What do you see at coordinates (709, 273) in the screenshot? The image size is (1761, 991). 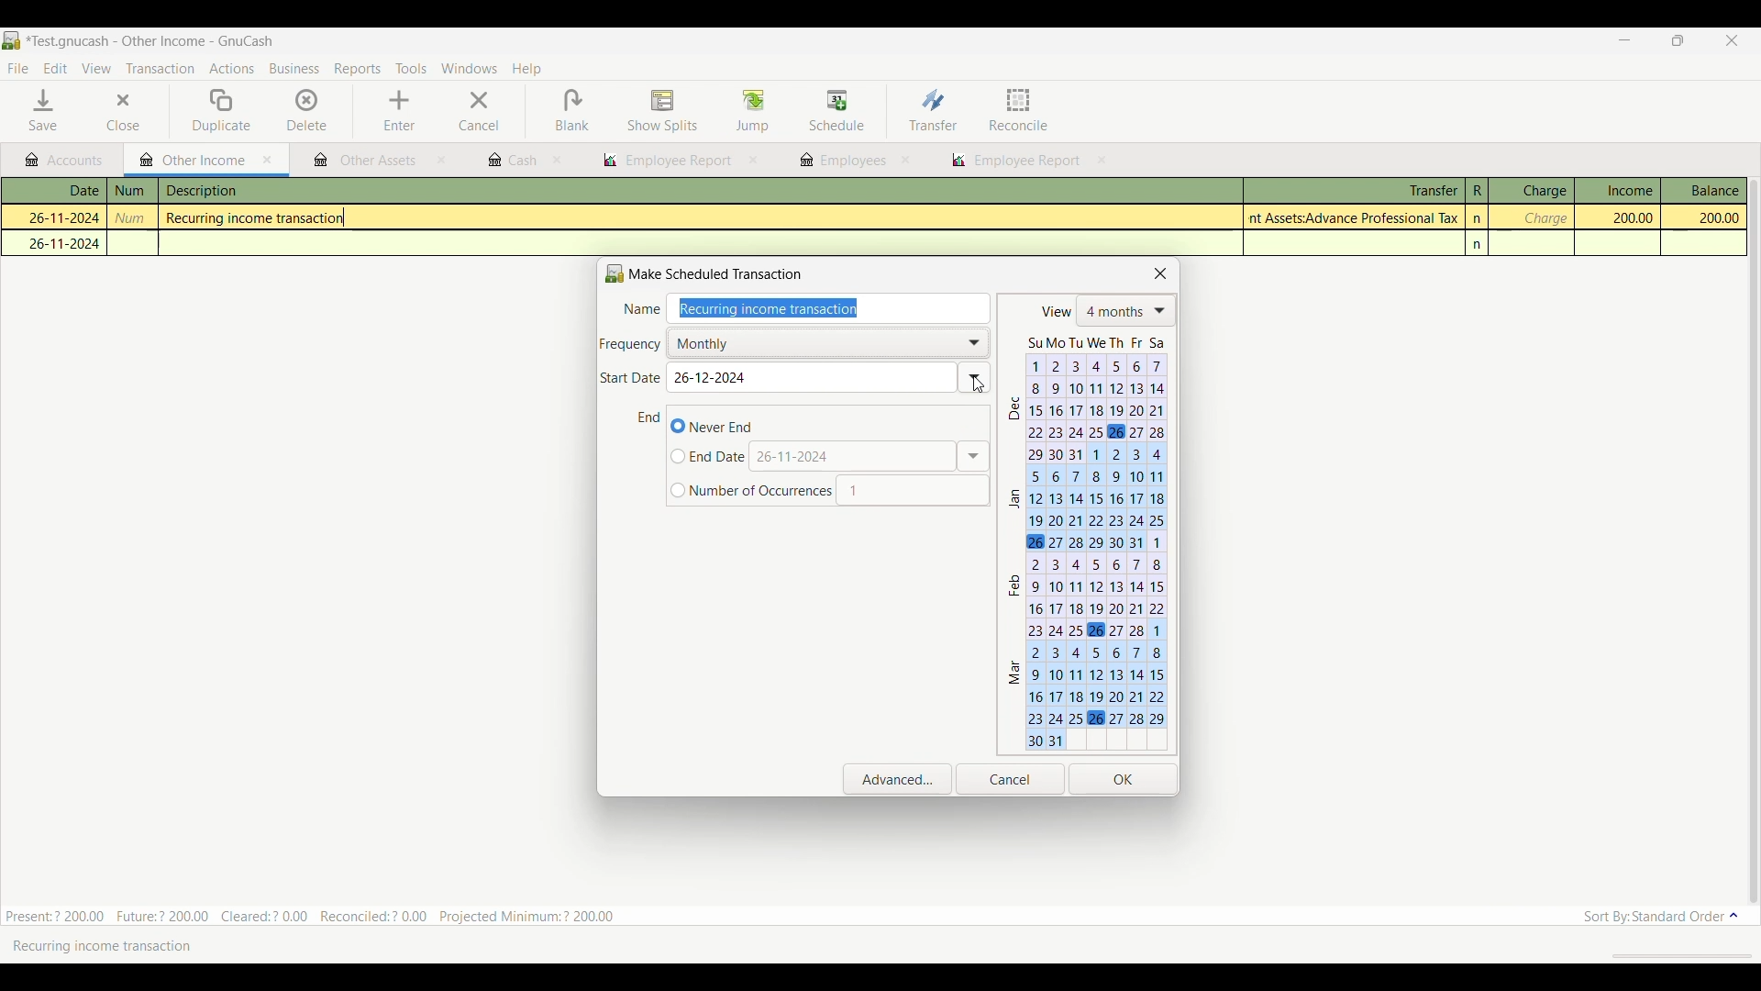 I see `Make Scheduled Transaction` at bounding box center [709, 273].